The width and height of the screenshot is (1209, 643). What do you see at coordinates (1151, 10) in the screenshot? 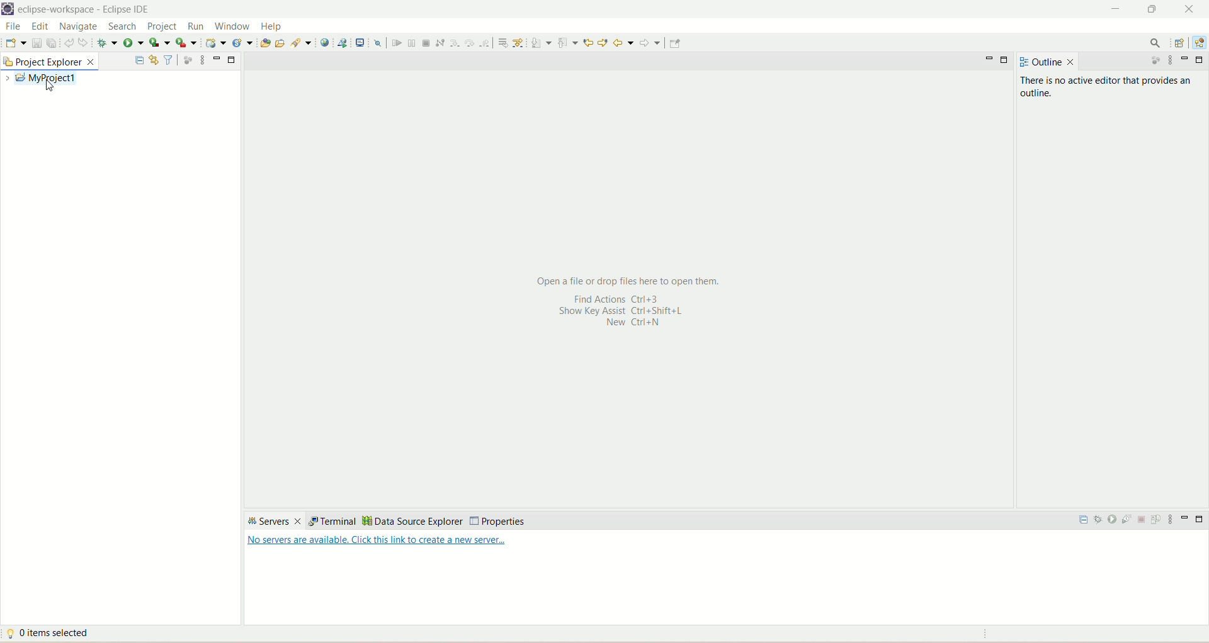
I see `maximize` at bounding box center [1151, 10].